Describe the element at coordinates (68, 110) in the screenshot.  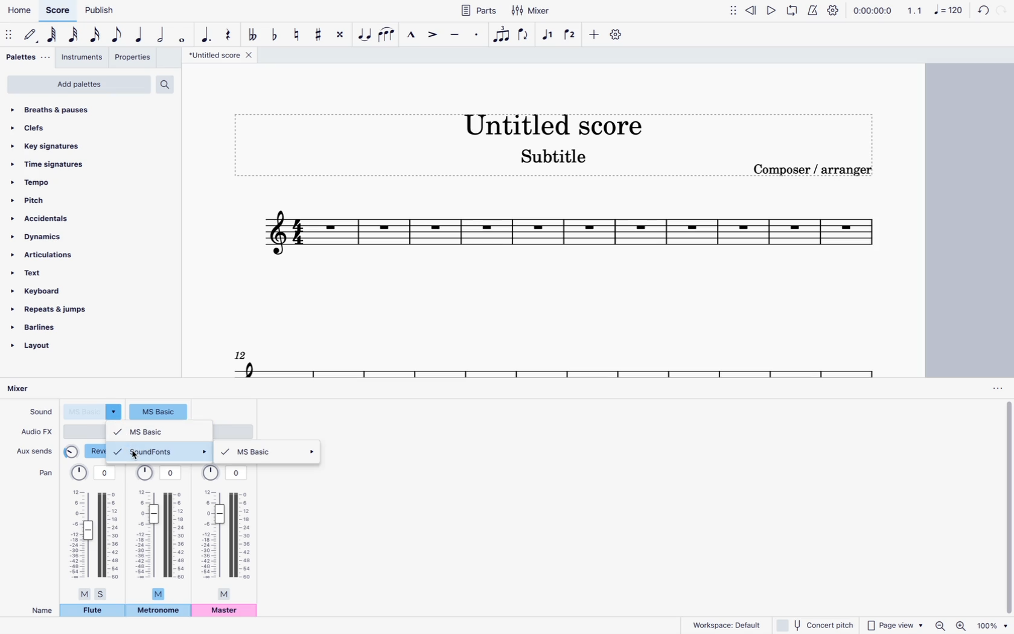
I see `breaths & pauses` at that location.